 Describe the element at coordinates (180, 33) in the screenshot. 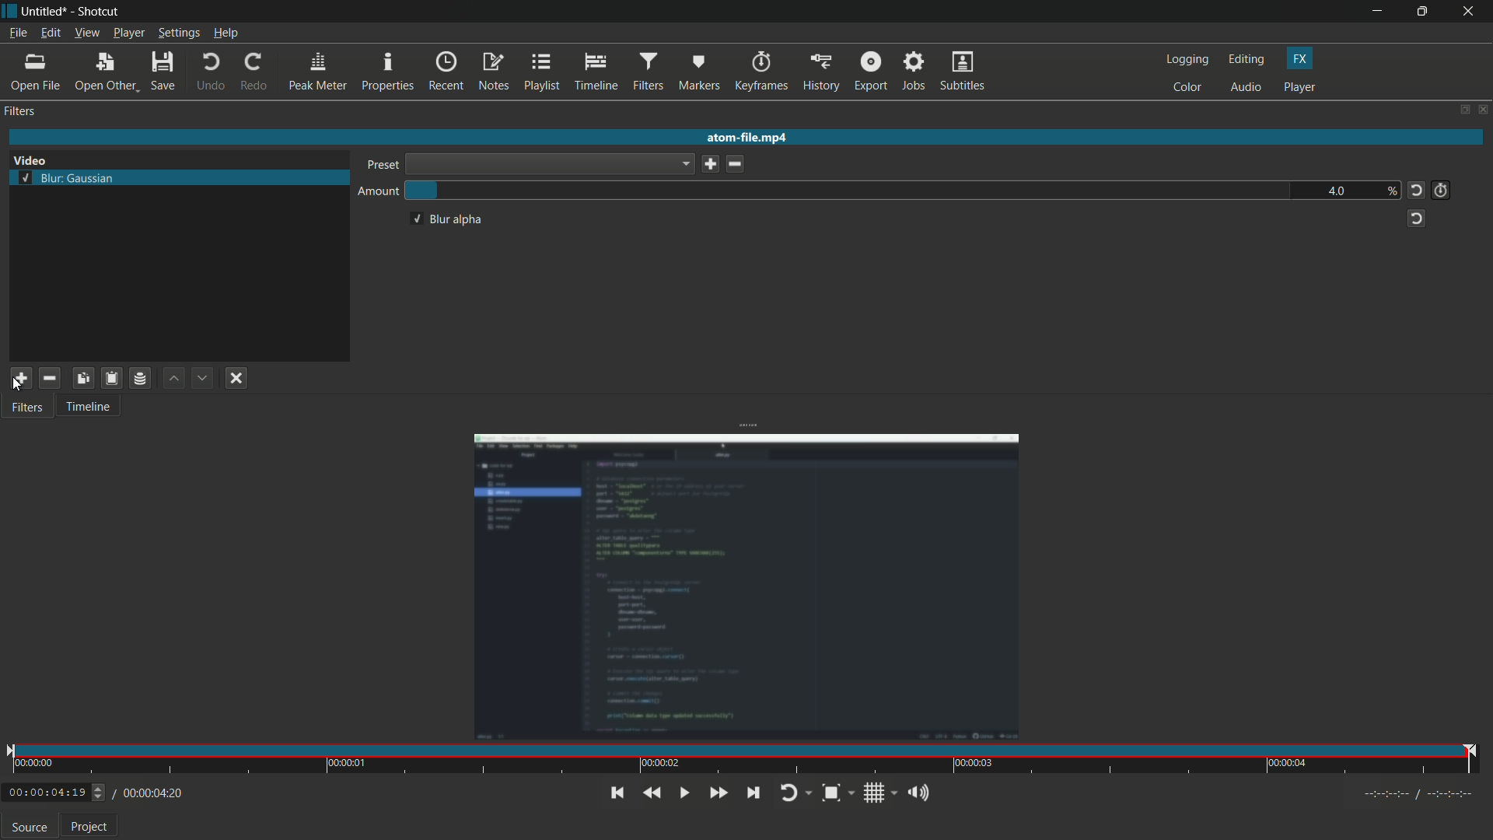

I see `settings menu` at that location.